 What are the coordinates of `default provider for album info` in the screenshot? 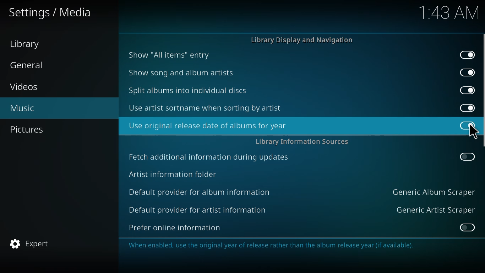 It's located at (201, 191).